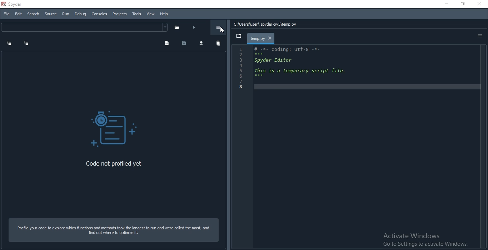 This screenshot has height=250, width=488. What do you see at coordinates (136, 14) in the screenshot?
I see `Tools` at bounding box center [136, 14].